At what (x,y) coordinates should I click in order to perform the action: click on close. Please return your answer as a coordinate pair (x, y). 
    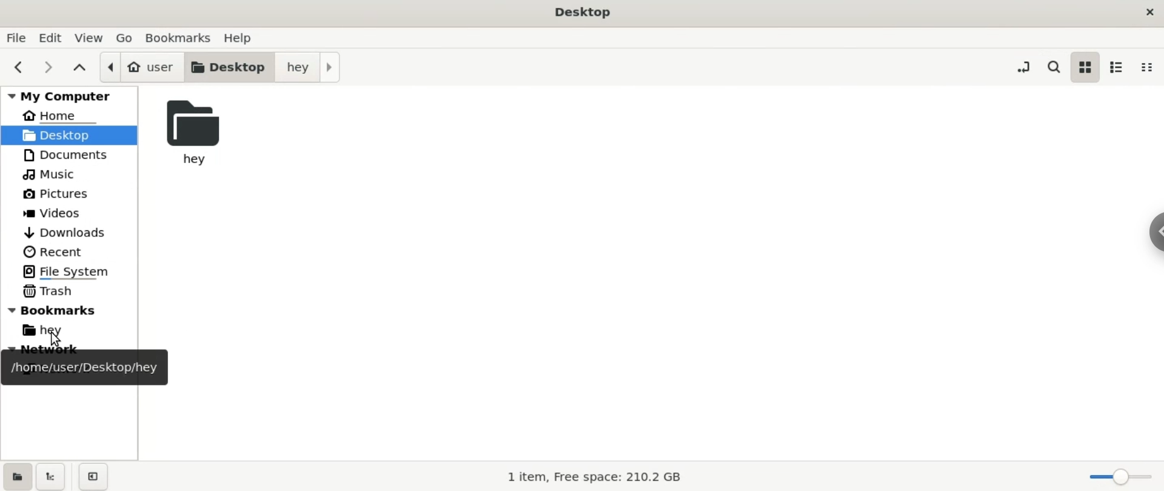
    Looking at the image, I should click on (1148, 12).